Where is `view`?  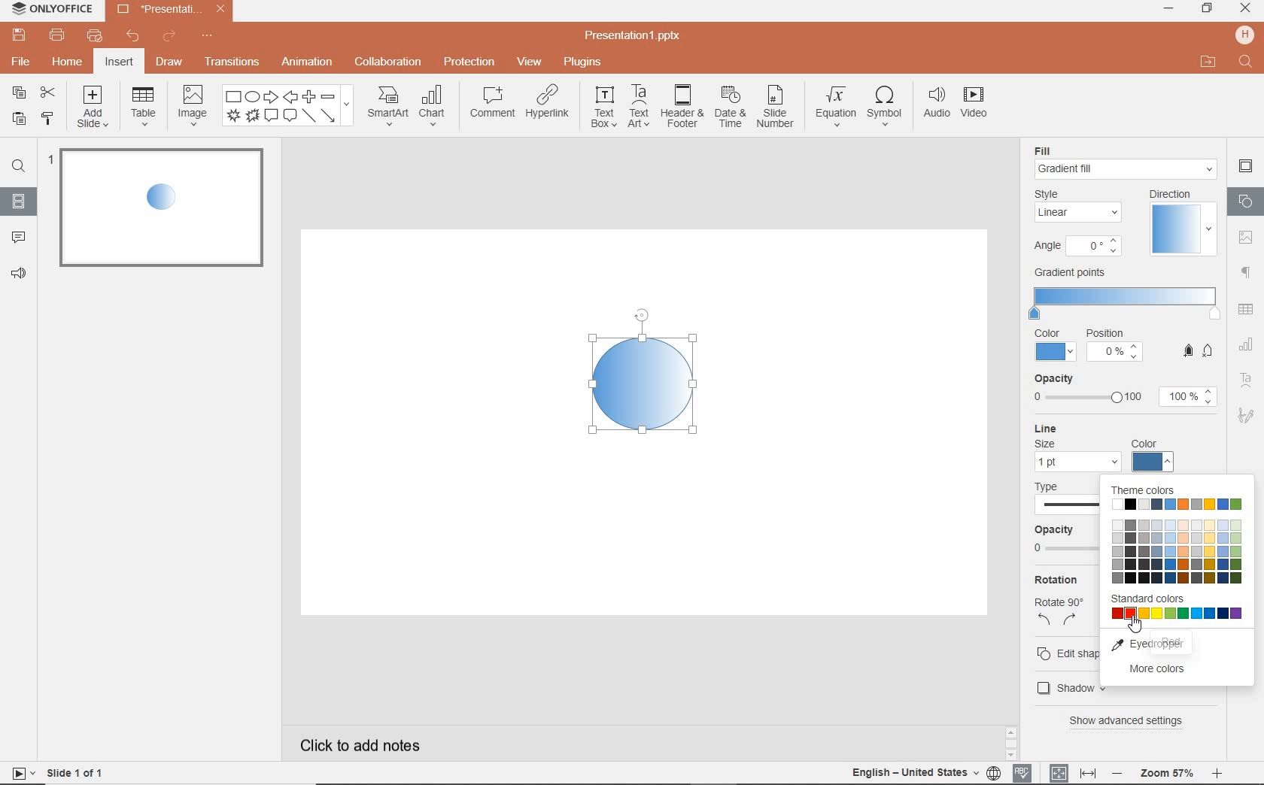 view is located at coordinates (528, 63).